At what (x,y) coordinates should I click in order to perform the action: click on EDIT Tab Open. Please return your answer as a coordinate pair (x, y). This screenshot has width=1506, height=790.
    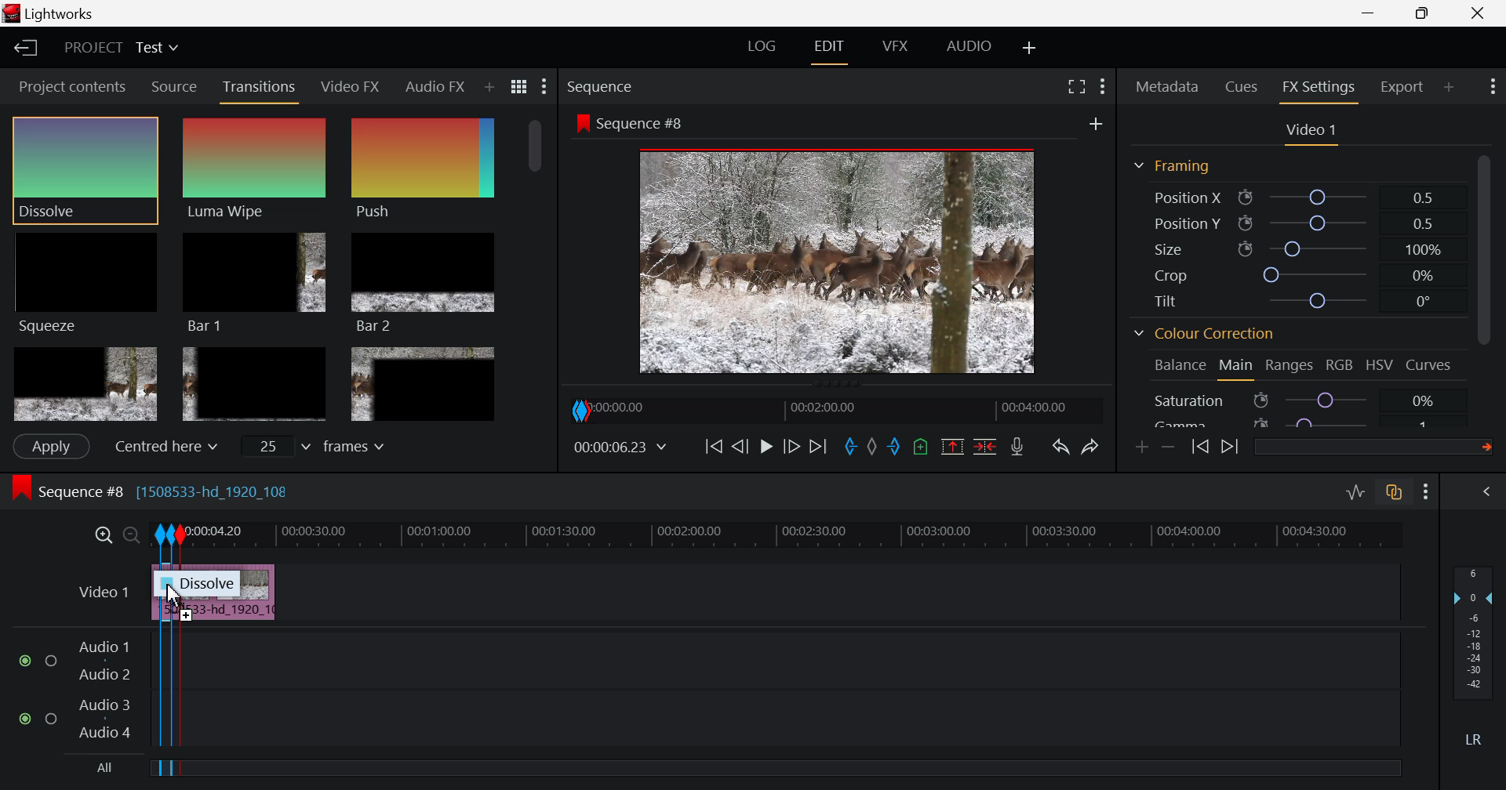
    Looking at the image, I should click on (832, 46).